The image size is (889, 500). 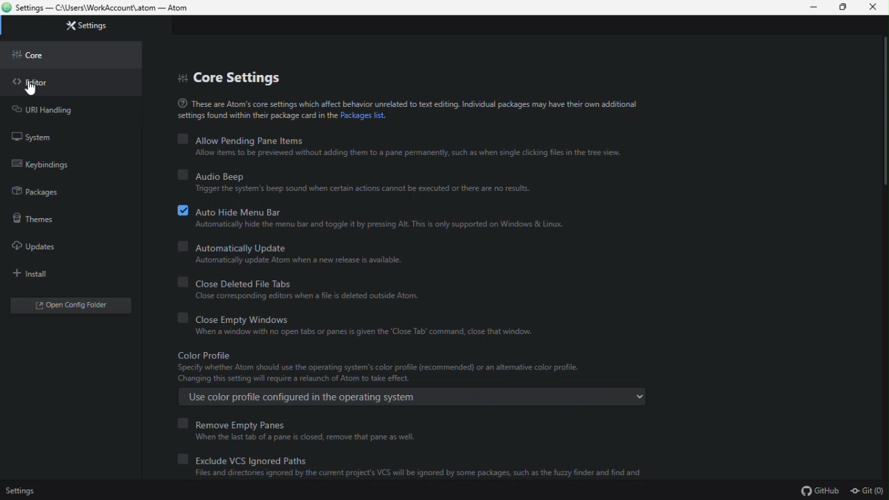 What do you see at coordinates (404, 154) in the screenshot?
I see `Allow items to be previewed without adding them to a pane permanently, such as when single clicking files in the tree view.` at bounding box center [404, 154].